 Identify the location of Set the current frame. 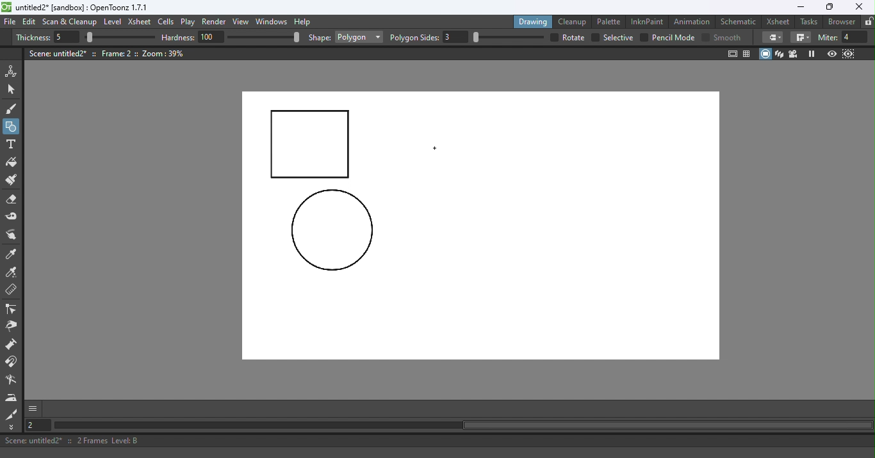
(37, 425).